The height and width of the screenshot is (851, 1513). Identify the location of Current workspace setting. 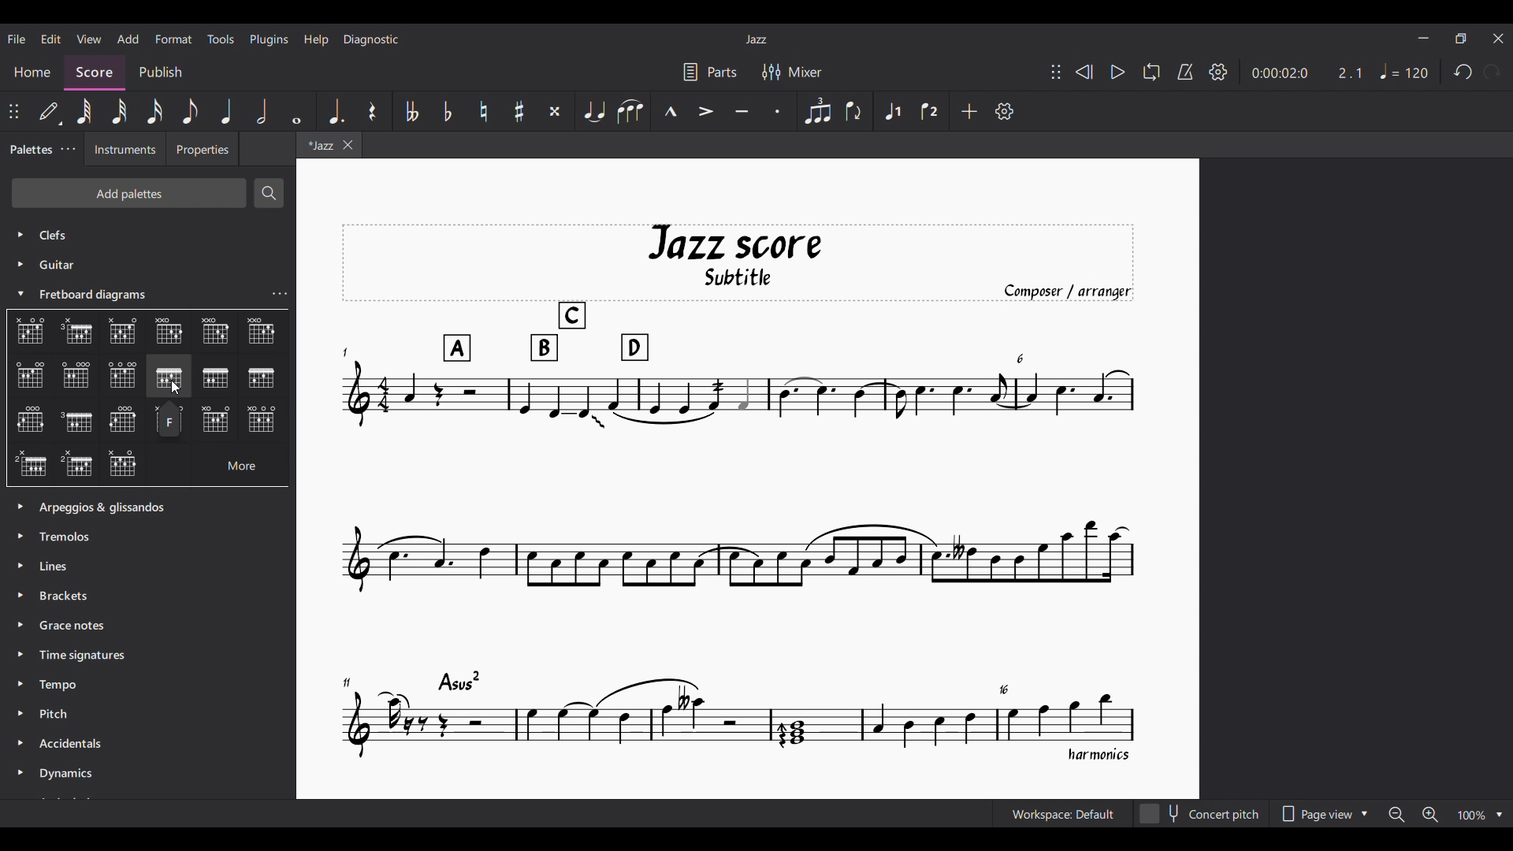
(1063, 813).